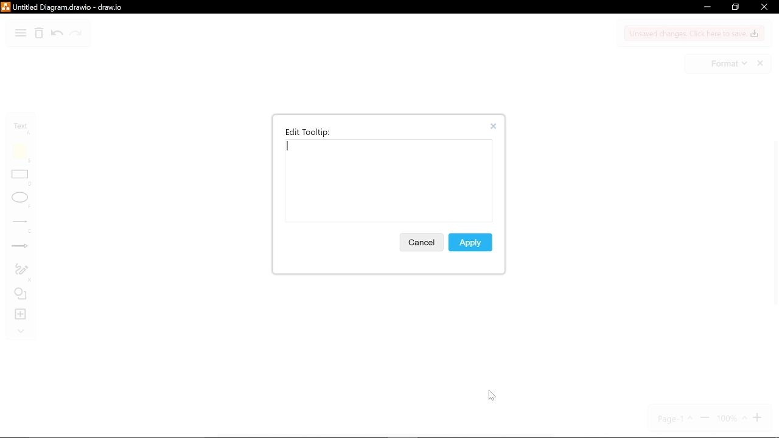 This screenshot has width=779, height=438. Describe the element at coordinates (23, 153) in the screenshot. I see `note` at that location.